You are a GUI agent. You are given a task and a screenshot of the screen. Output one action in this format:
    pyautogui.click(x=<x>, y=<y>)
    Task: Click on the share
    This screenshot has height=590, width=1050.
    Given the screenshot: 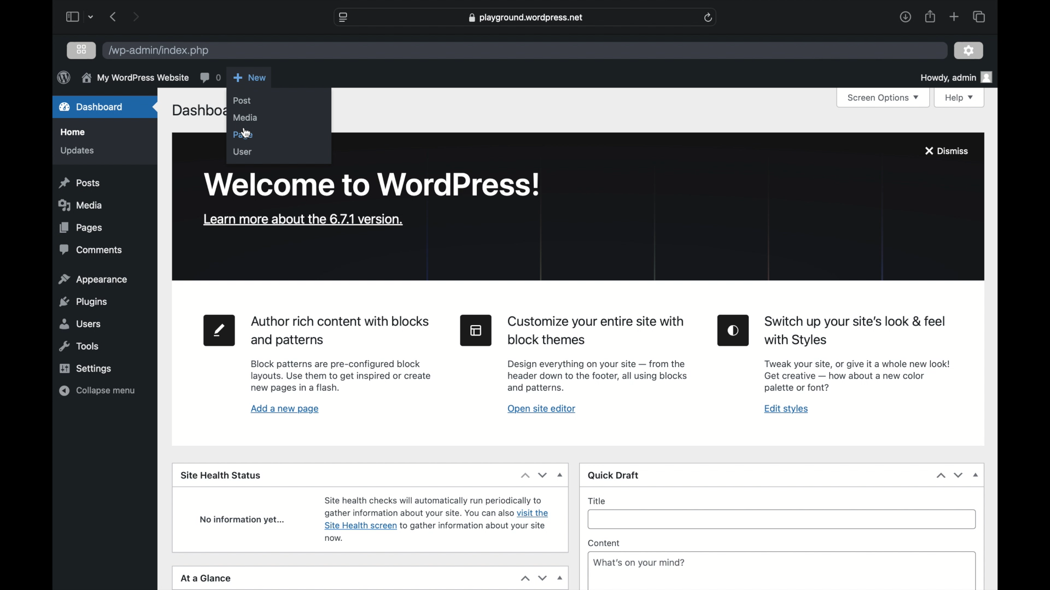 What is the action you would take?
    pyautogui.click(x=929, y=16)
    